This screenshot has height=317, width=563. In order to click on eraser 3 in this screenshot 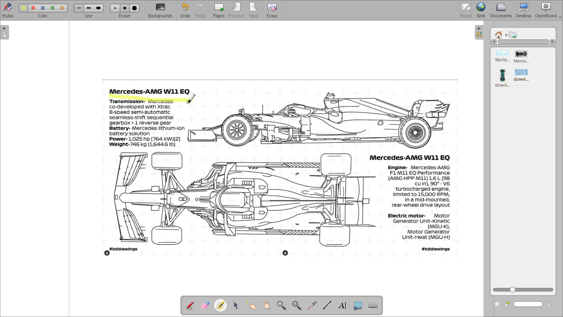, I will do `click(134, 8)`.